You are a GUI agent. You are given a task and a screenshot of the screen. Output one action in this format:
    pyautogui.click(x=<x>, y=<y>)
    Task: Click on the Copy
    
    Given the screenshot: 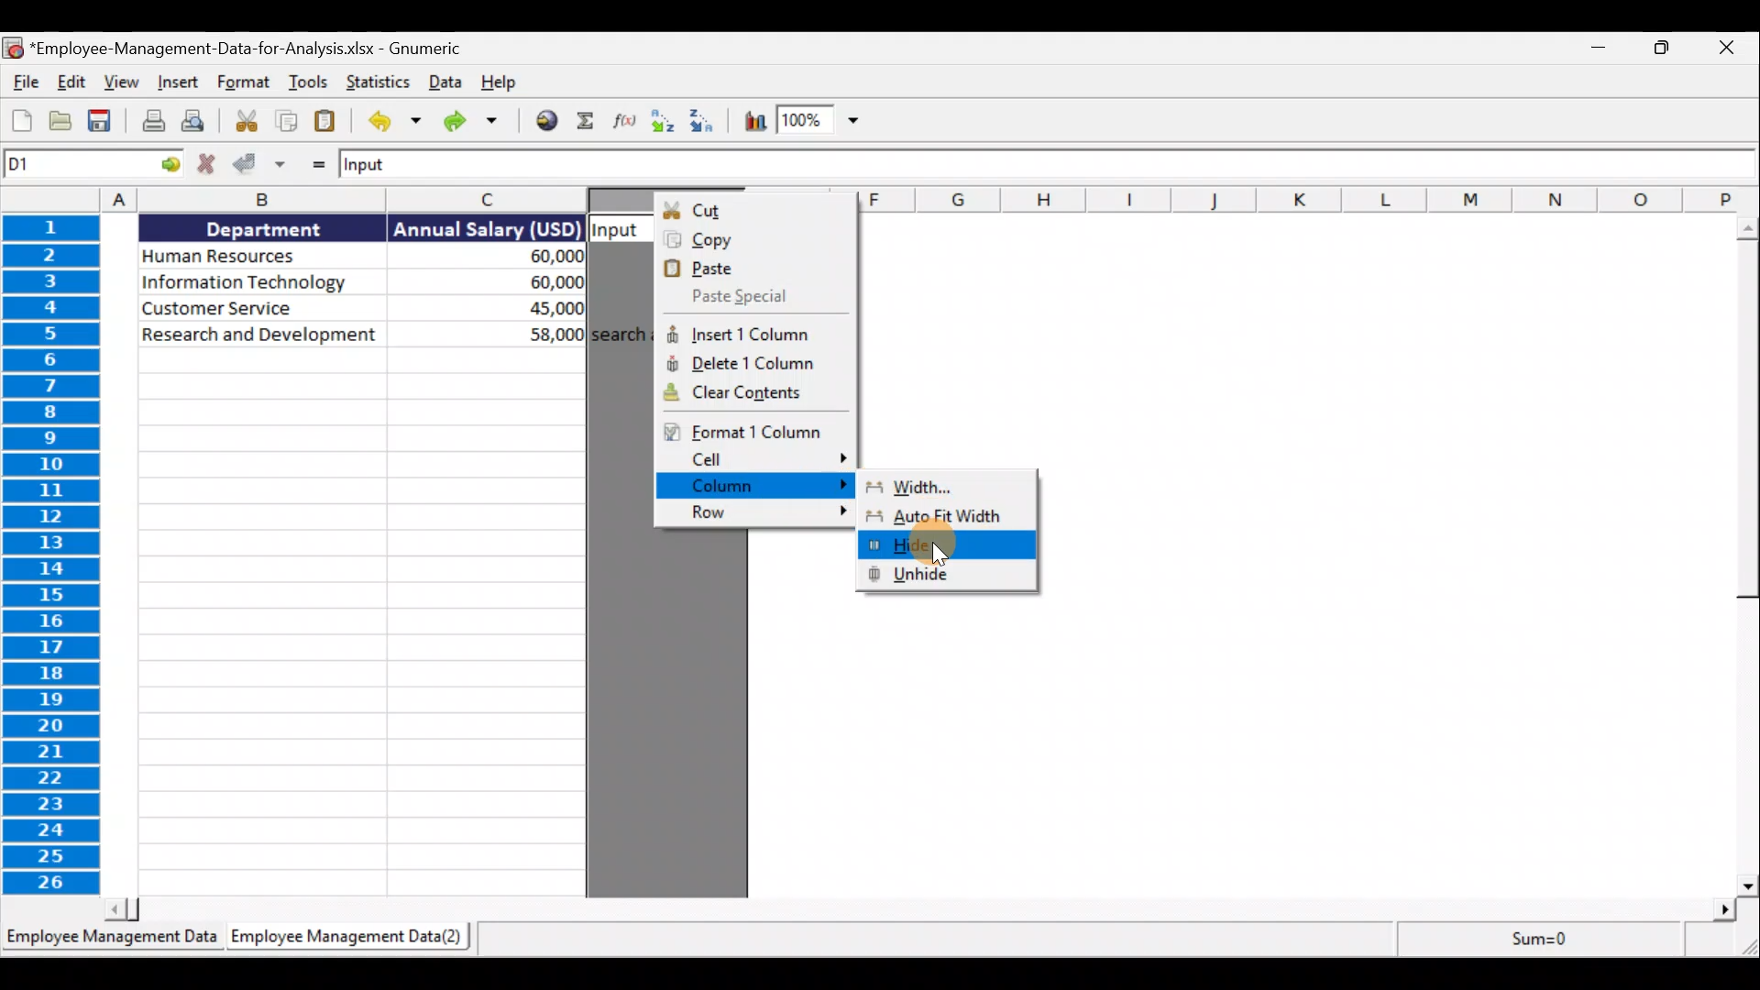 What is the action you would take?
    pyautogui.click(x=756, y=240)
    